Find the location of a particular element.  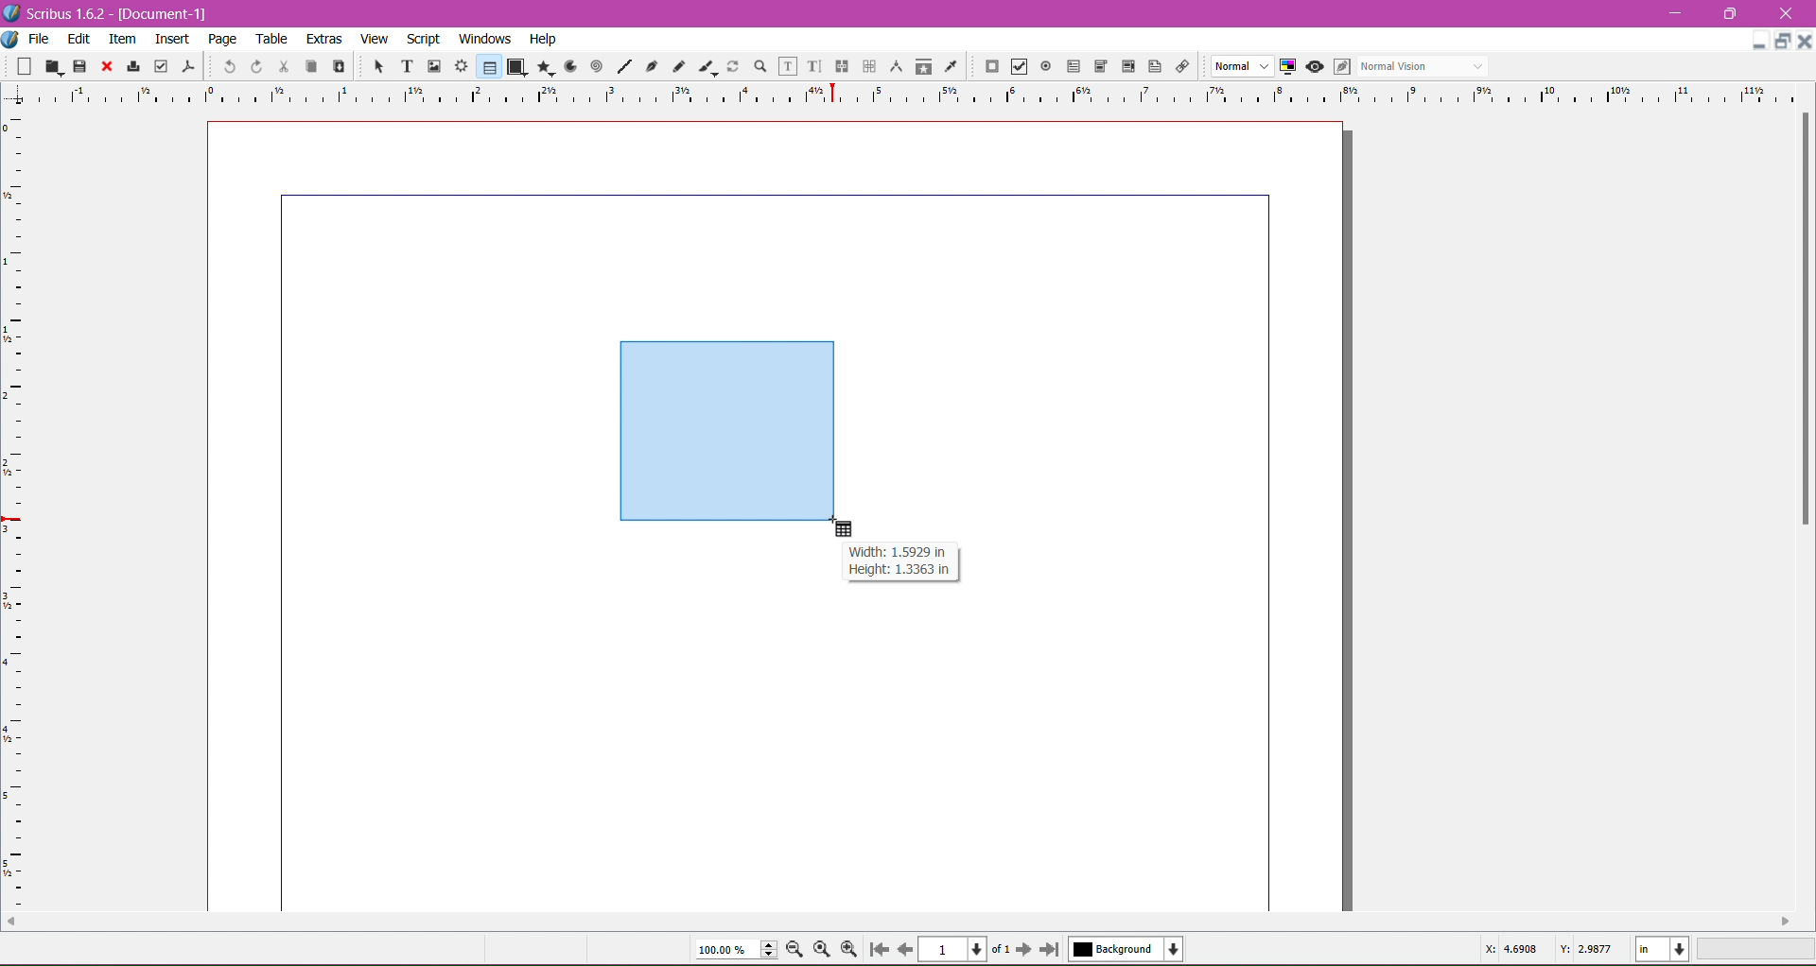

Last Page is located at coordinates (1054, 951).